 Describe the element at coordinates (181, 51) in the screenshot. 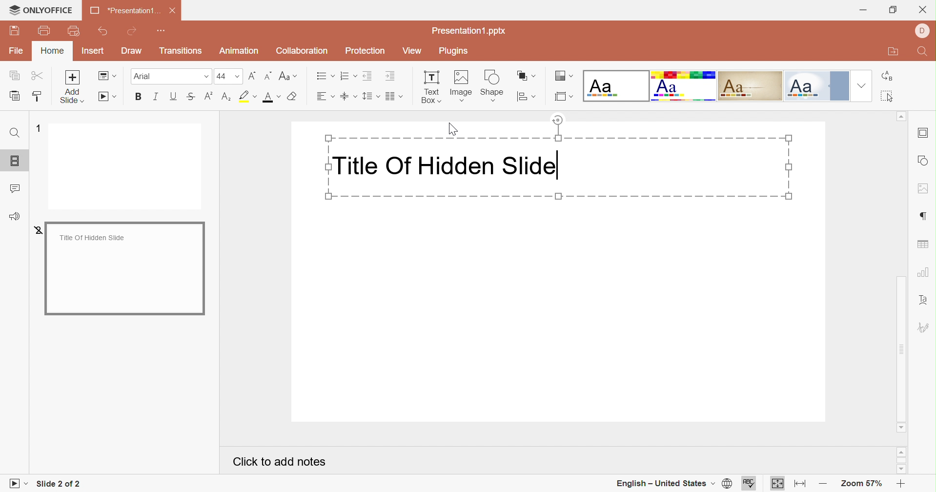

I see `Transitions` at that location.